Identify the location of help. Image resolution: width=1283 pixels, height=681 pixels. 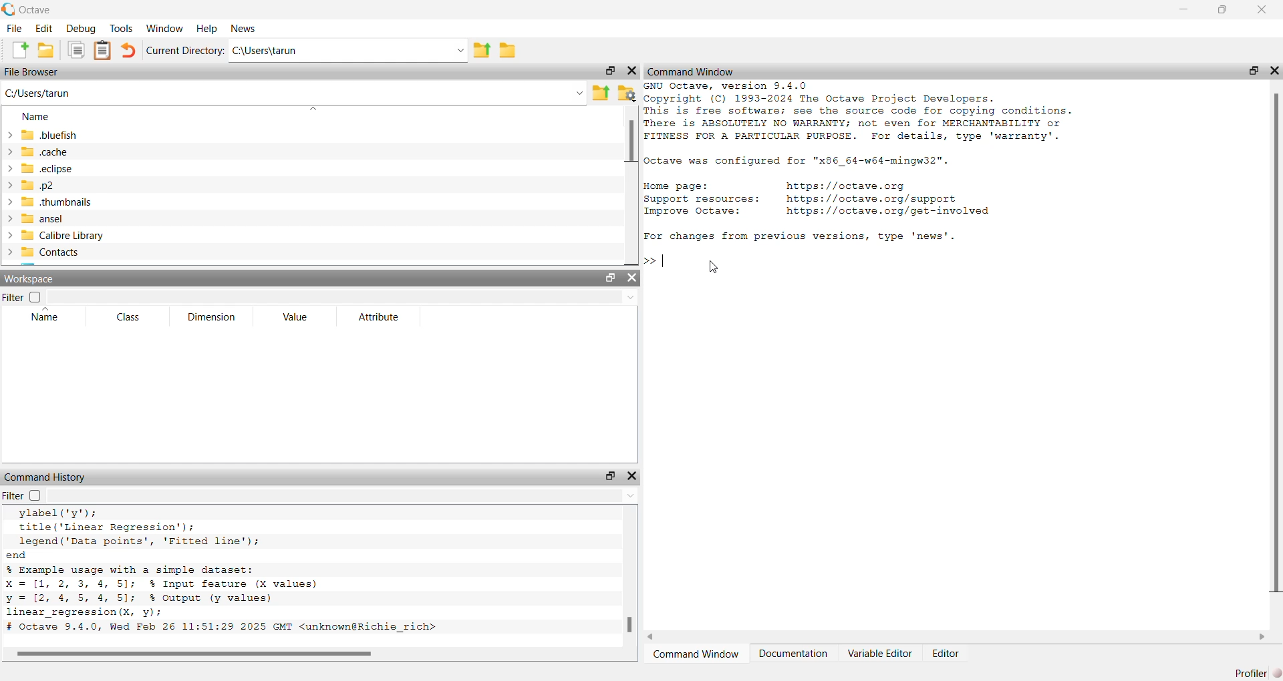
(208, 28).